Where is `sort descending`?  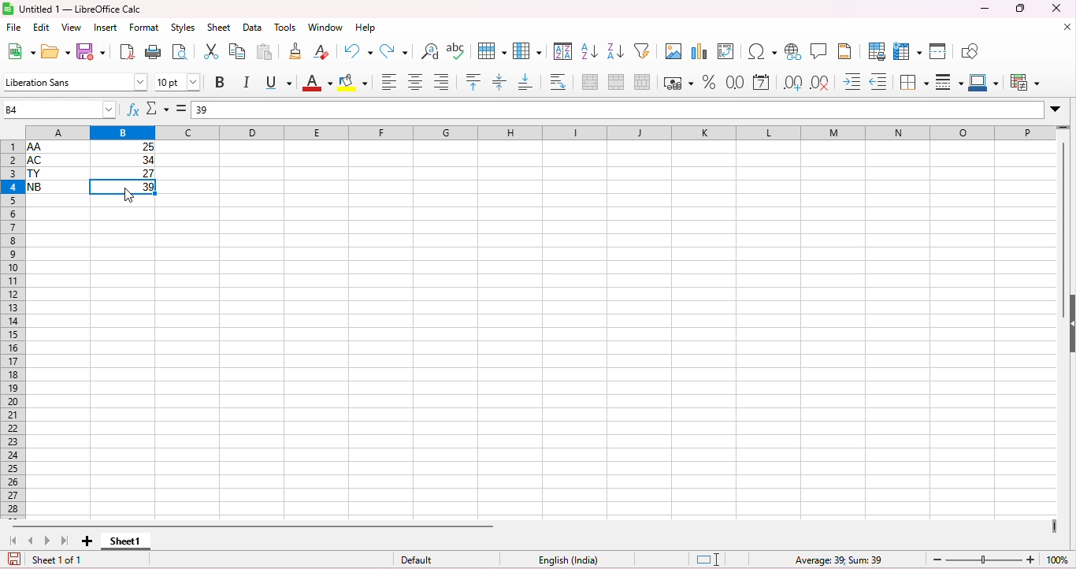 sort descending is located at coordinates (615, 50).